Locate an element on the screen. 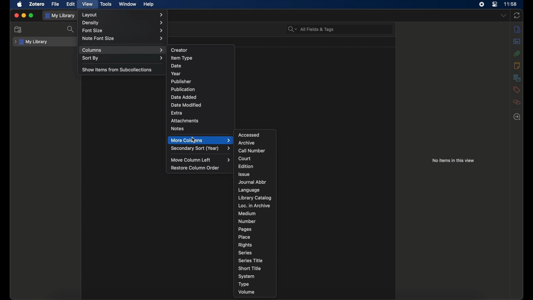 Image resolution: width=533 pixels, height=300 pixels. minimize is located at coordinates (23, 15).